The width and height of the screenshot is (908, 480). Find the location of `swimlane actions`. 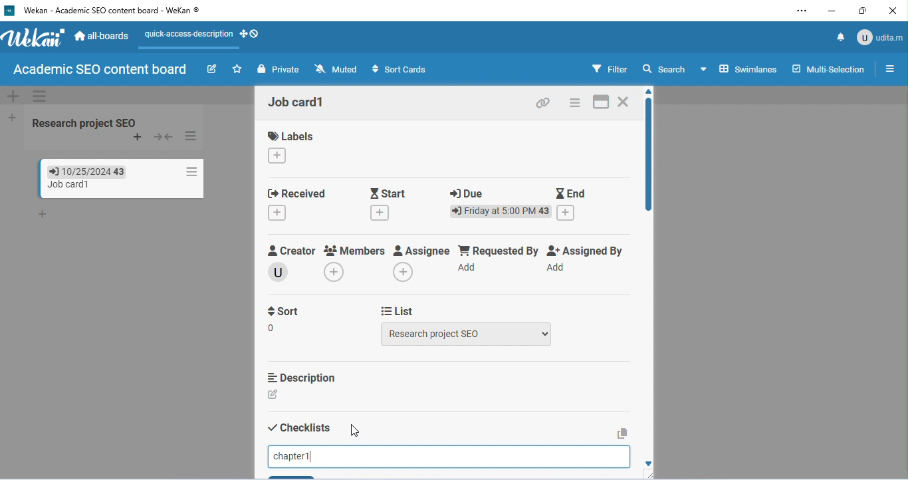

swimlane actions is located at coordinates (41, 96).